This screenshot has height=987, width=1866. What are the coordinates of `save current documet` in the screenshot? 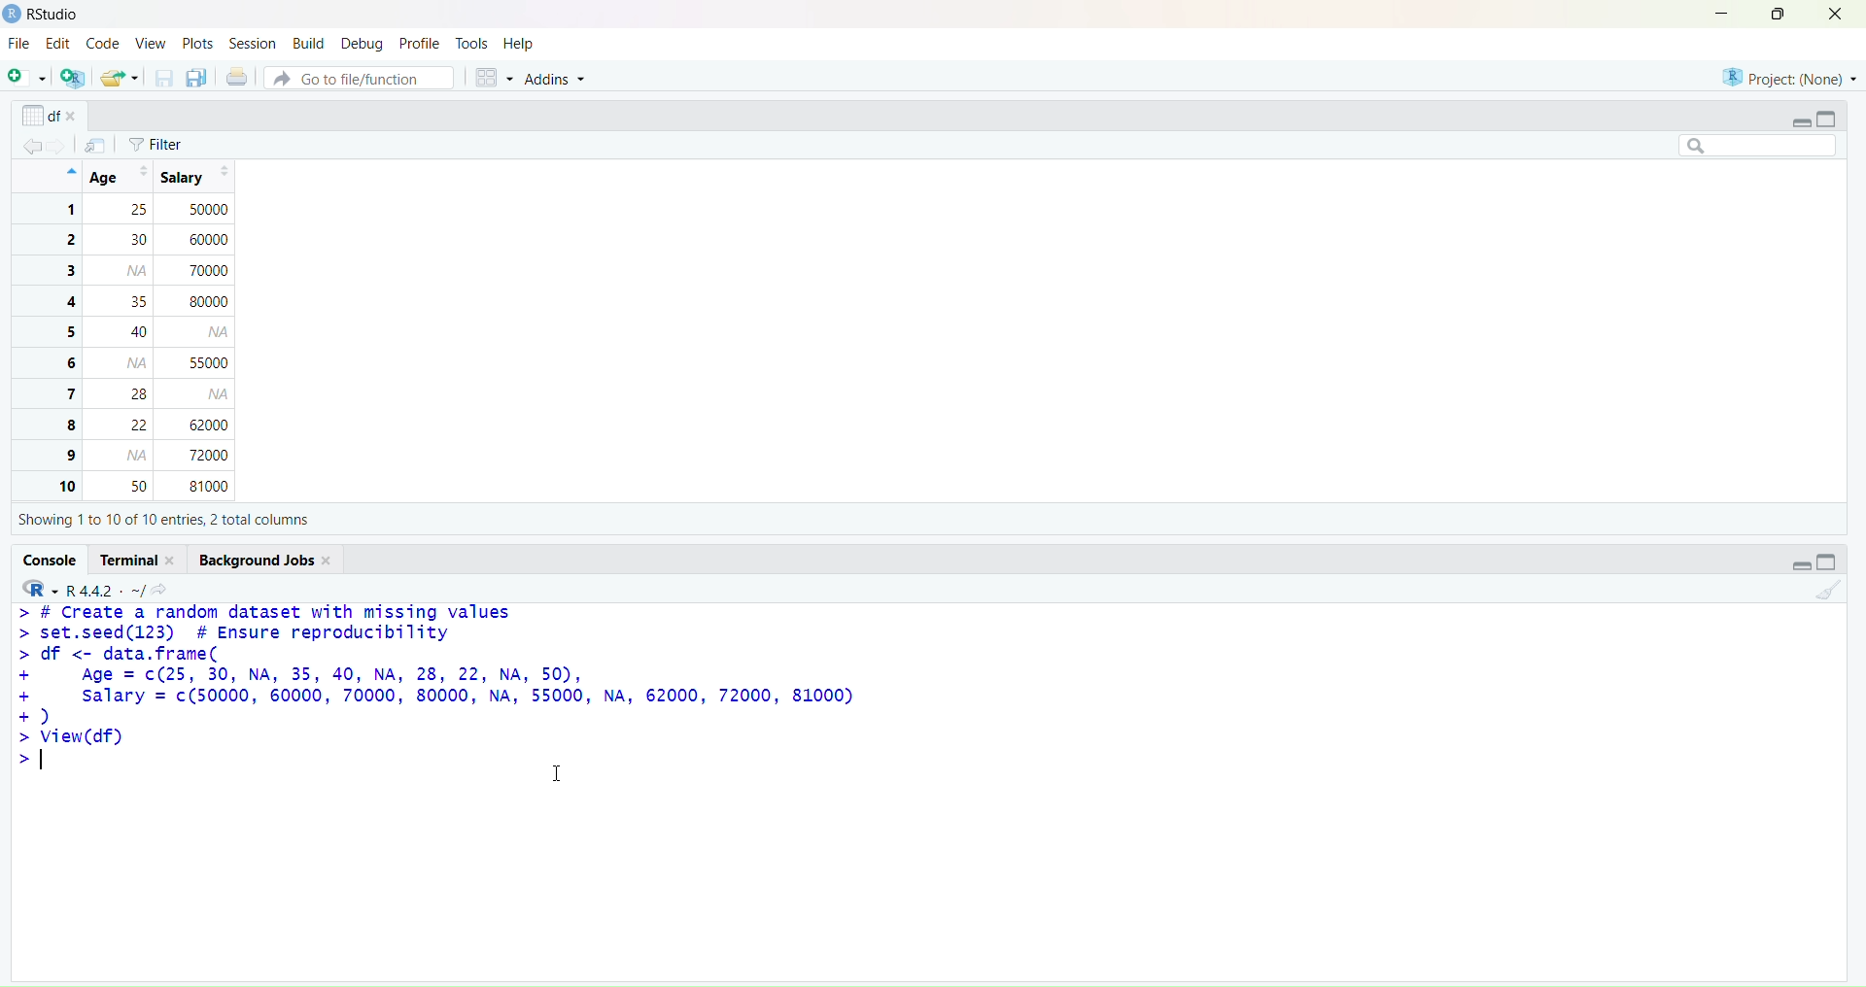 It's located at (162, 79).